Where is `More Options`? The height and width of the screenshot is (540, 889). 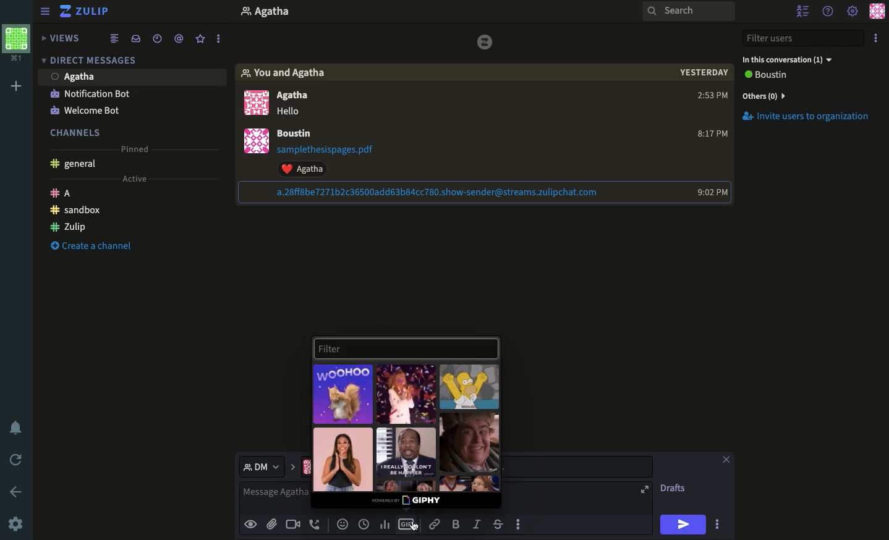
More Options is located at coordinates (525, 525).